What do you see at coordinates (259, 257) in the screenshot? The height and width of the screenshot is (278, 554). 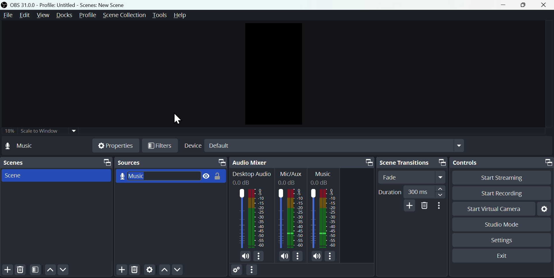 I see `Options` at bounding box center [259, 257].